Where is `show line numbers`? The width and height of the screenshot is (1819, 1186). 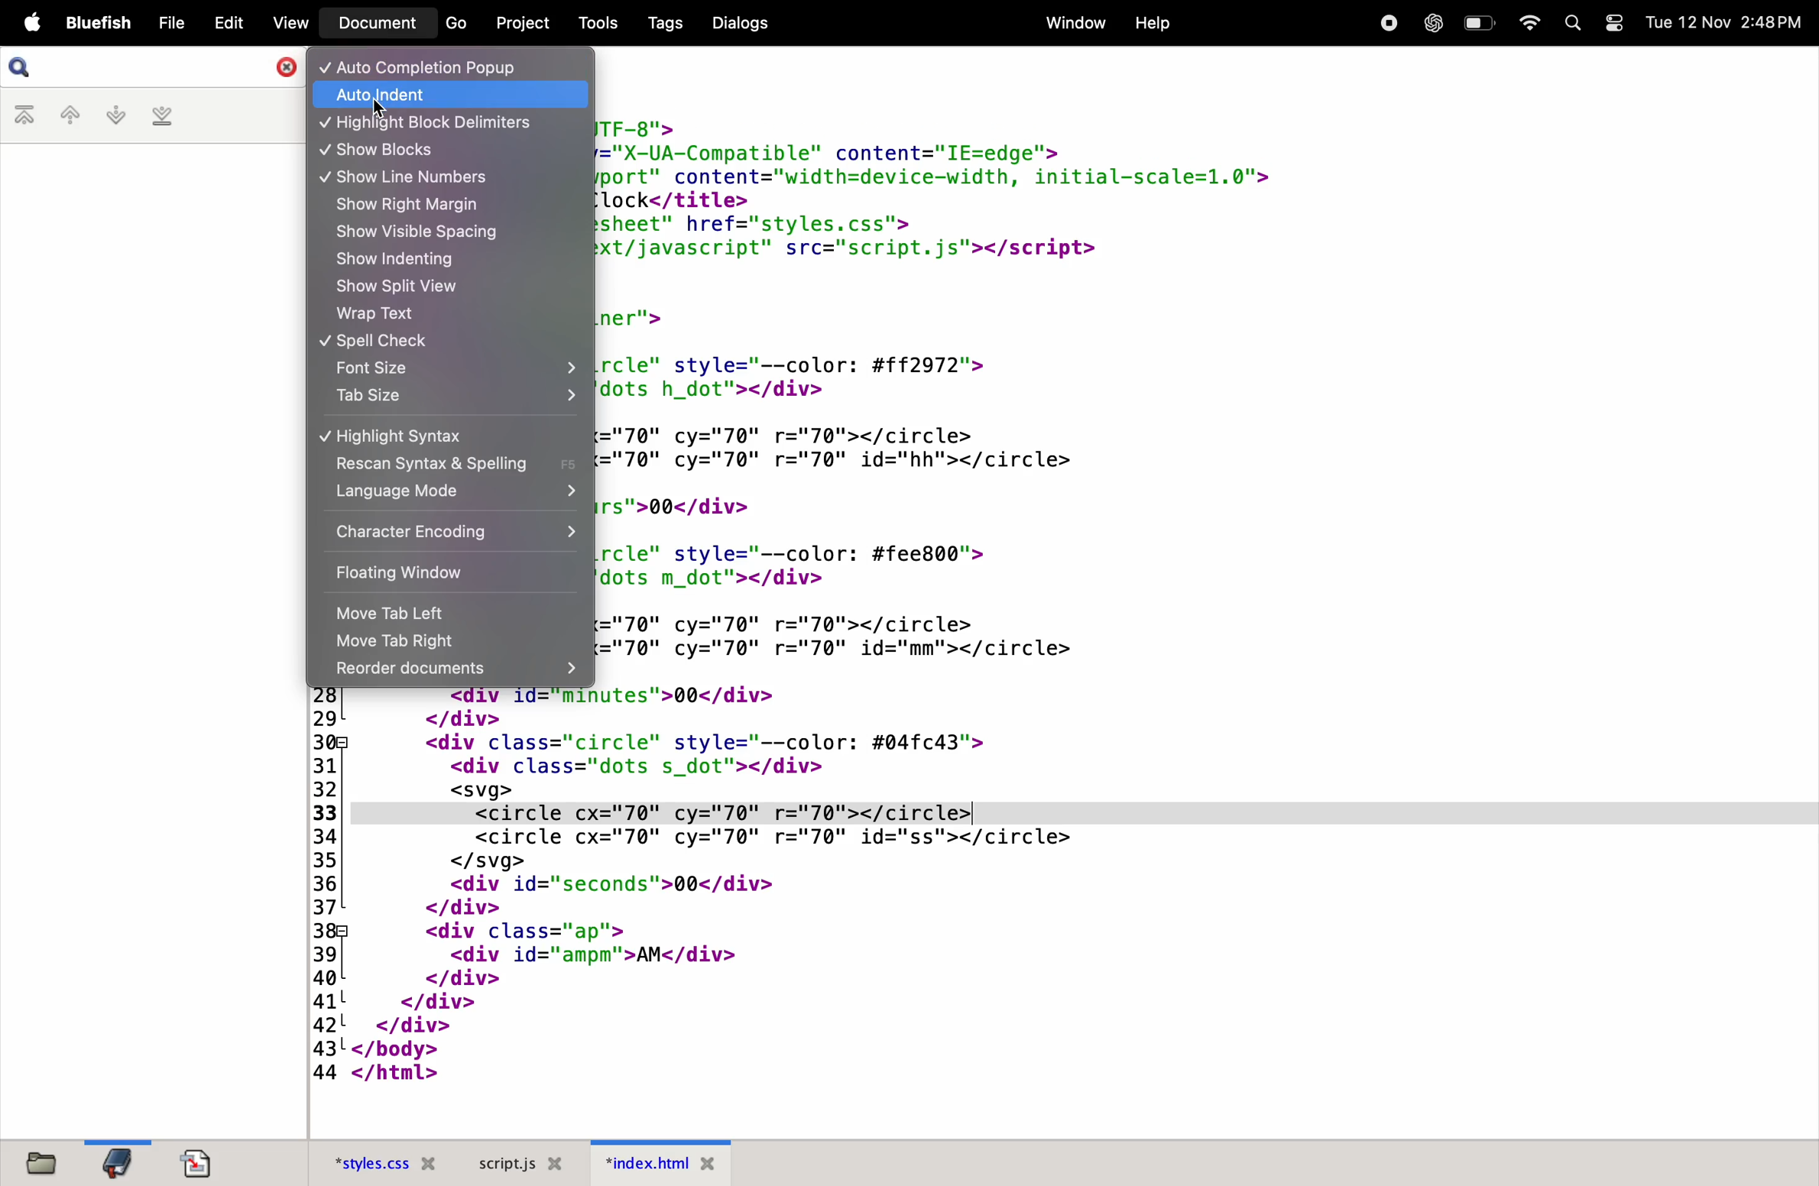 show line numbers is located at coordinates (445, 179).